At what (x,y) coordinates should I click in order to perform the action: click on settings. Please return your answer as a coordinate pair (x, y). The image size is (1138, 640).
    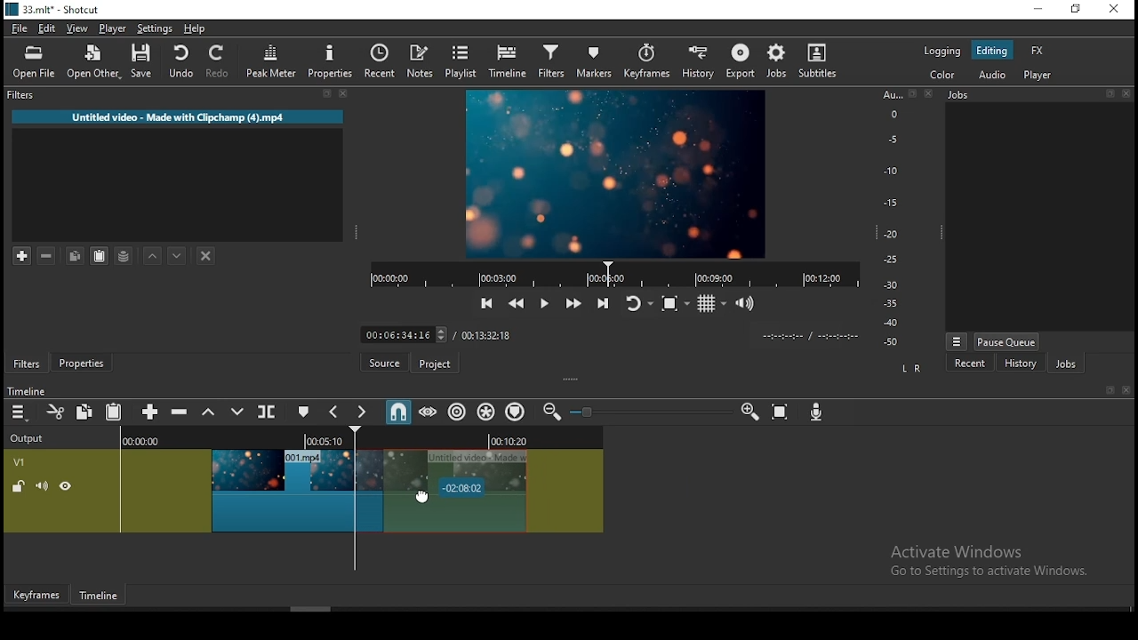
    Looking at the image, I should click on (156, 31).